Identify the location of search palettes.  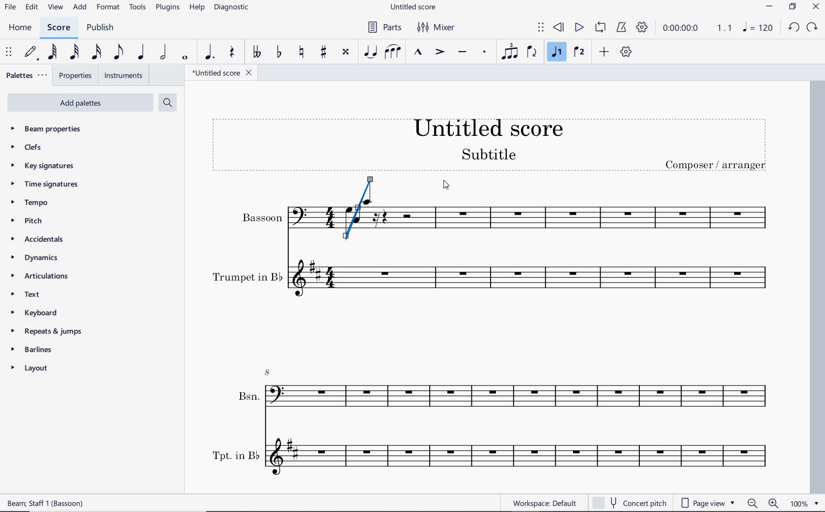
(168, 102).